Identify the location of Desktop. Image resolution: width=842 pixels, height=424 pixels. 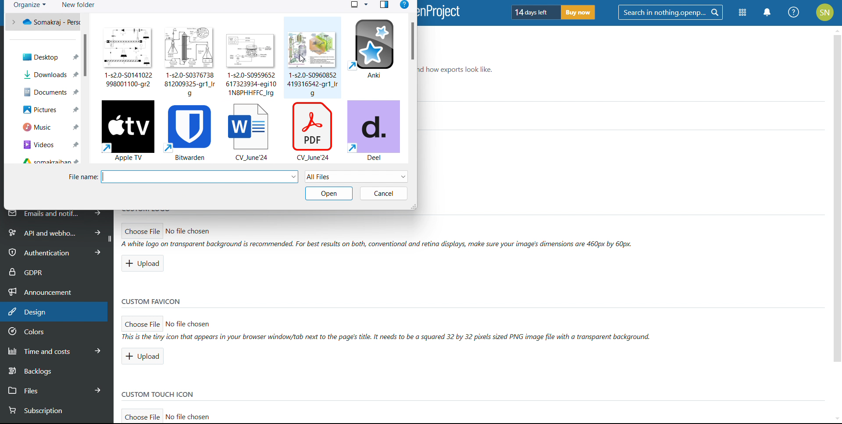
(47, 56).